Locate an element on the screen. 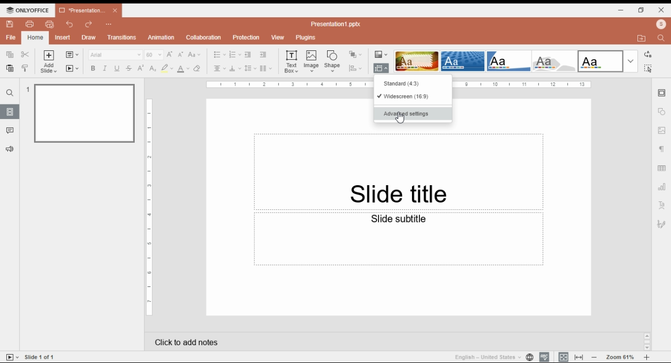 This screenshot has height=363, width=671. draw is located at coordinates (90, 37).